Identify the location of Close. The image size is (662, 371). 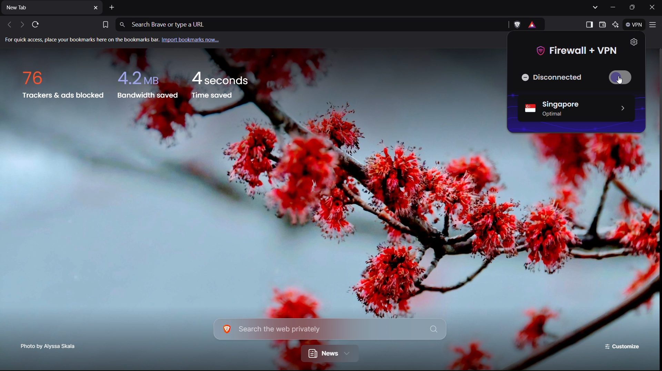
(654, 7).